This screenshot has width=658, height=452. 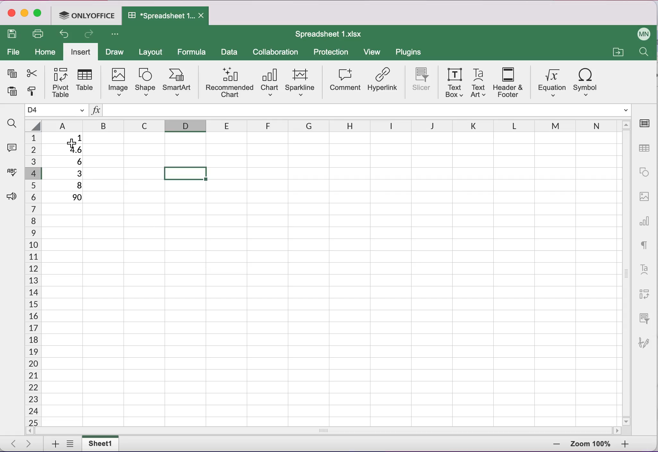 I want to click on cut, so click(x=31, y=73).